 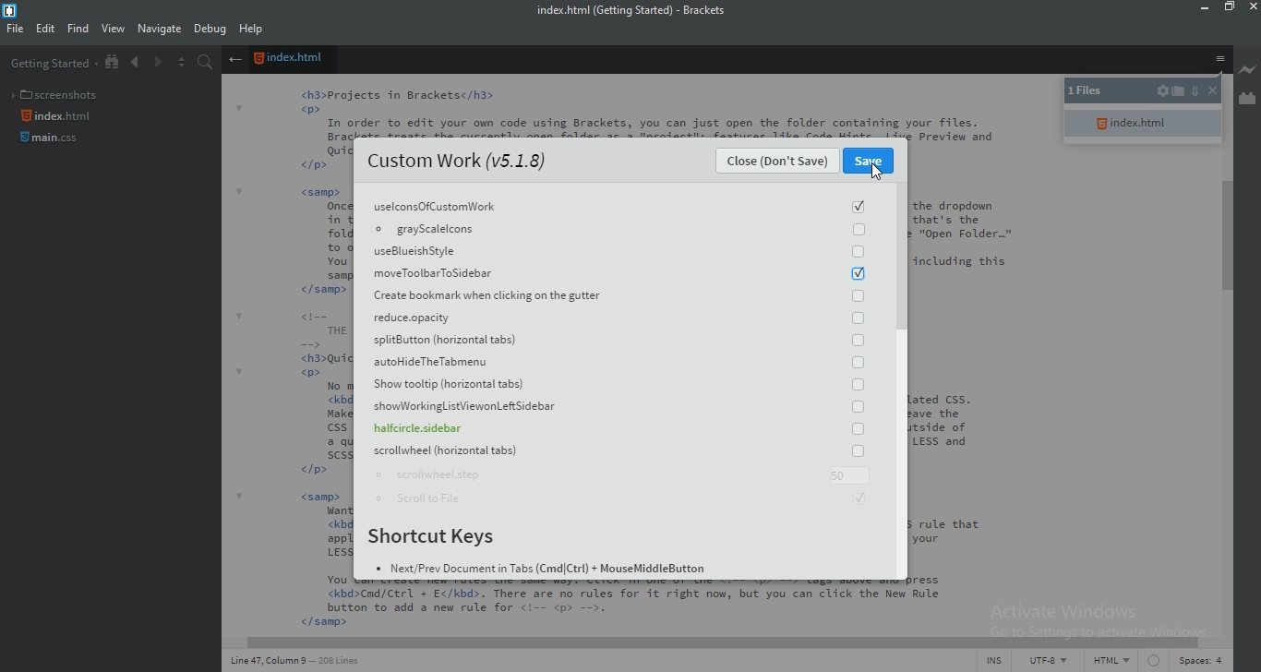 I want to click on scrollwheel horizontal tabs, so click(x=613, y=452).